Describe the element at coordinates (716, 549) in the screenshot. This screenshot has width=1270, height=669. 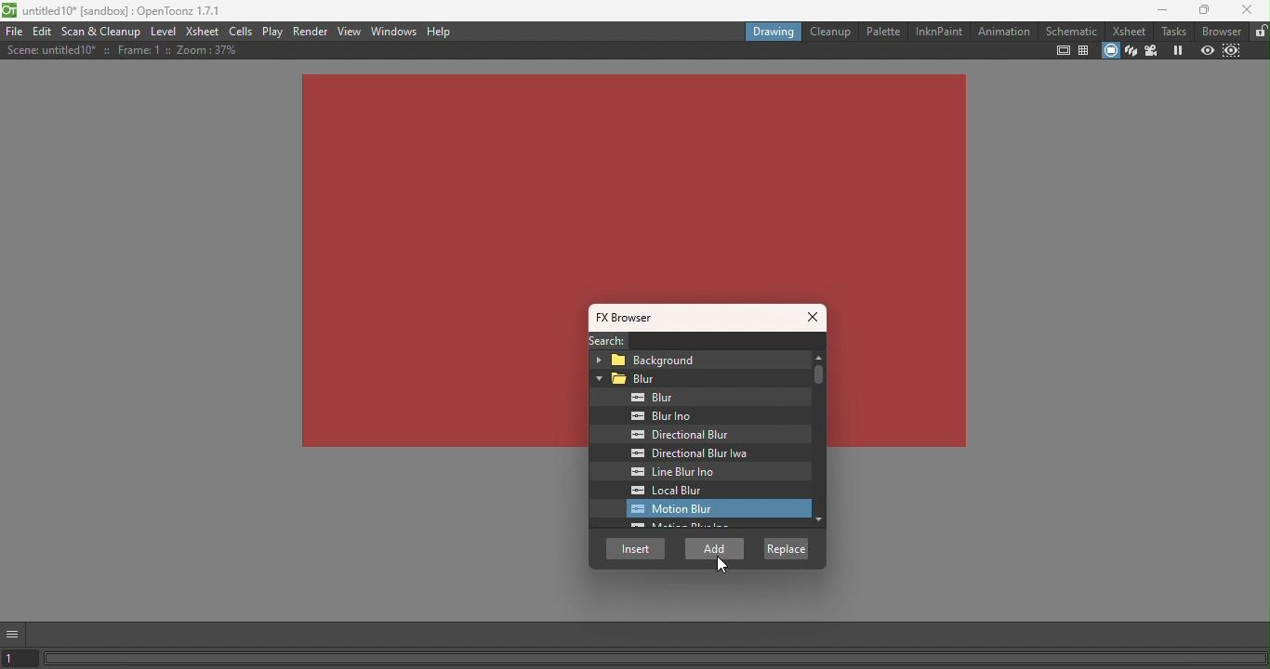
I see `add` at that location.